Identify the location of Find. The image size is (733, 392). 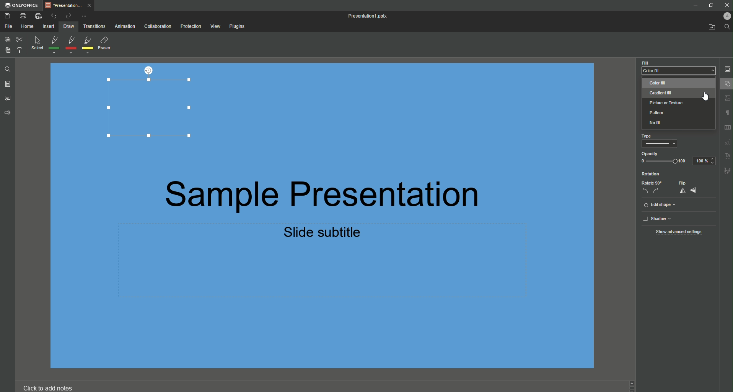
(6, 68).